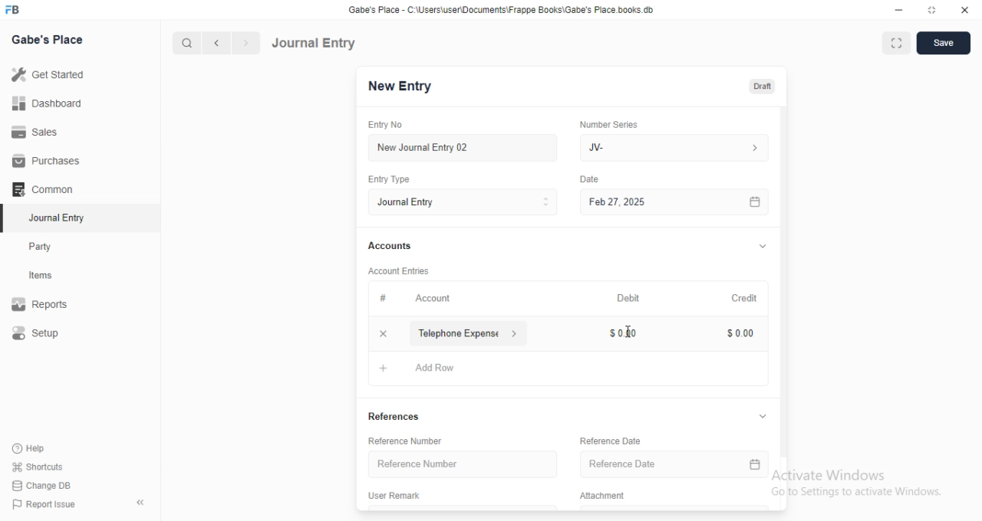  What do you see at coordinates (44, 188) in the screenshot?
I see `‘Common` at bounding box center [44, 188].